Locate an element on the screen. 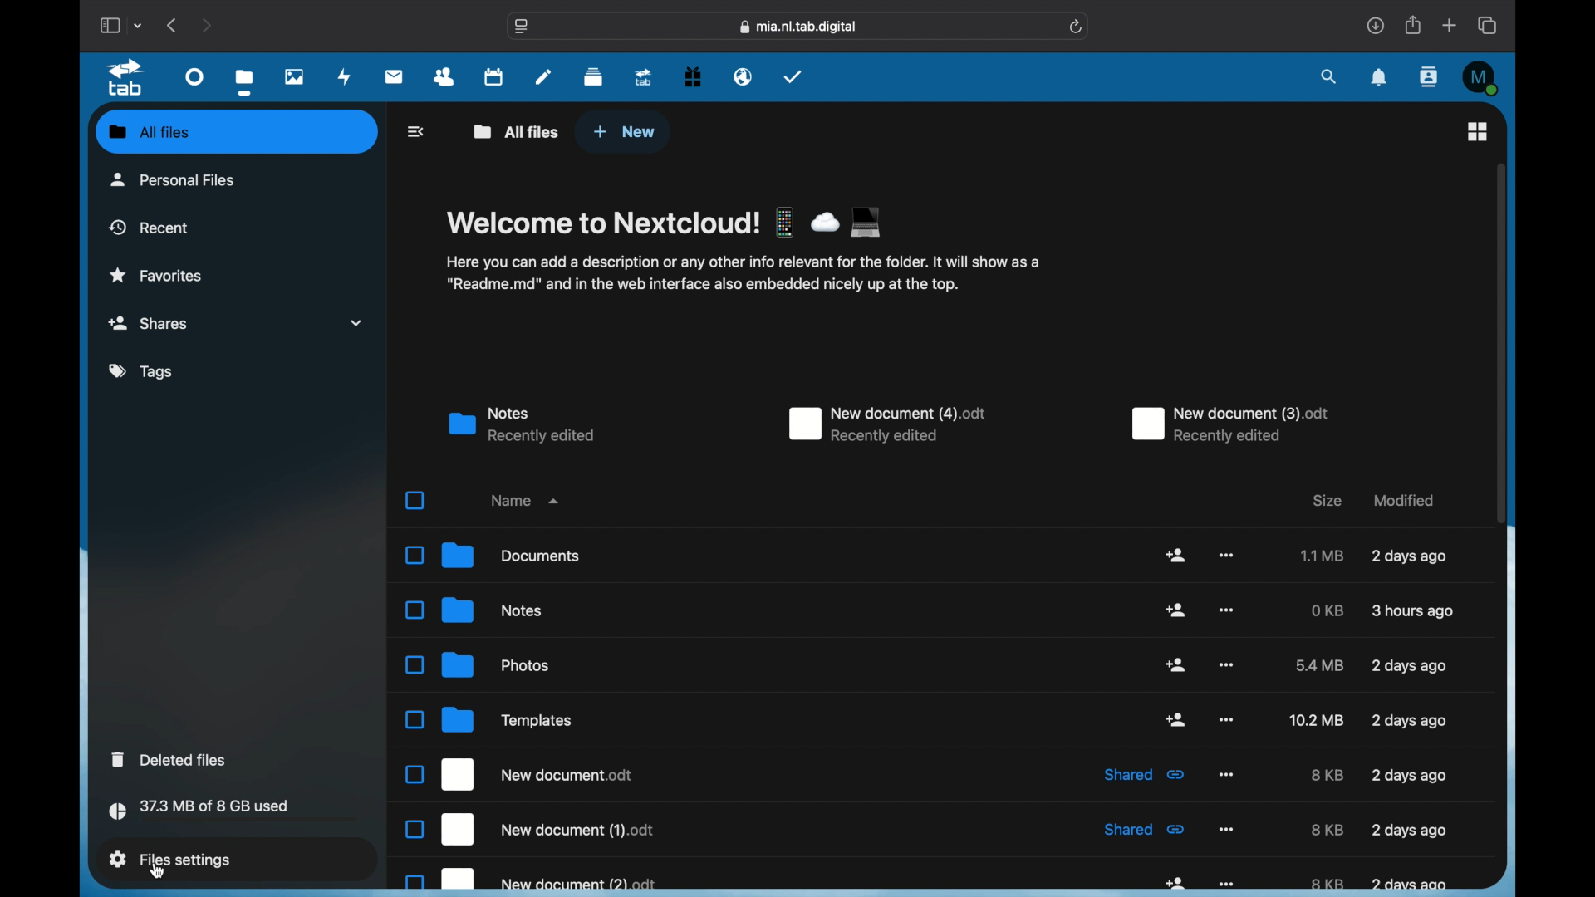  M is located at coordinates (1481, 77).